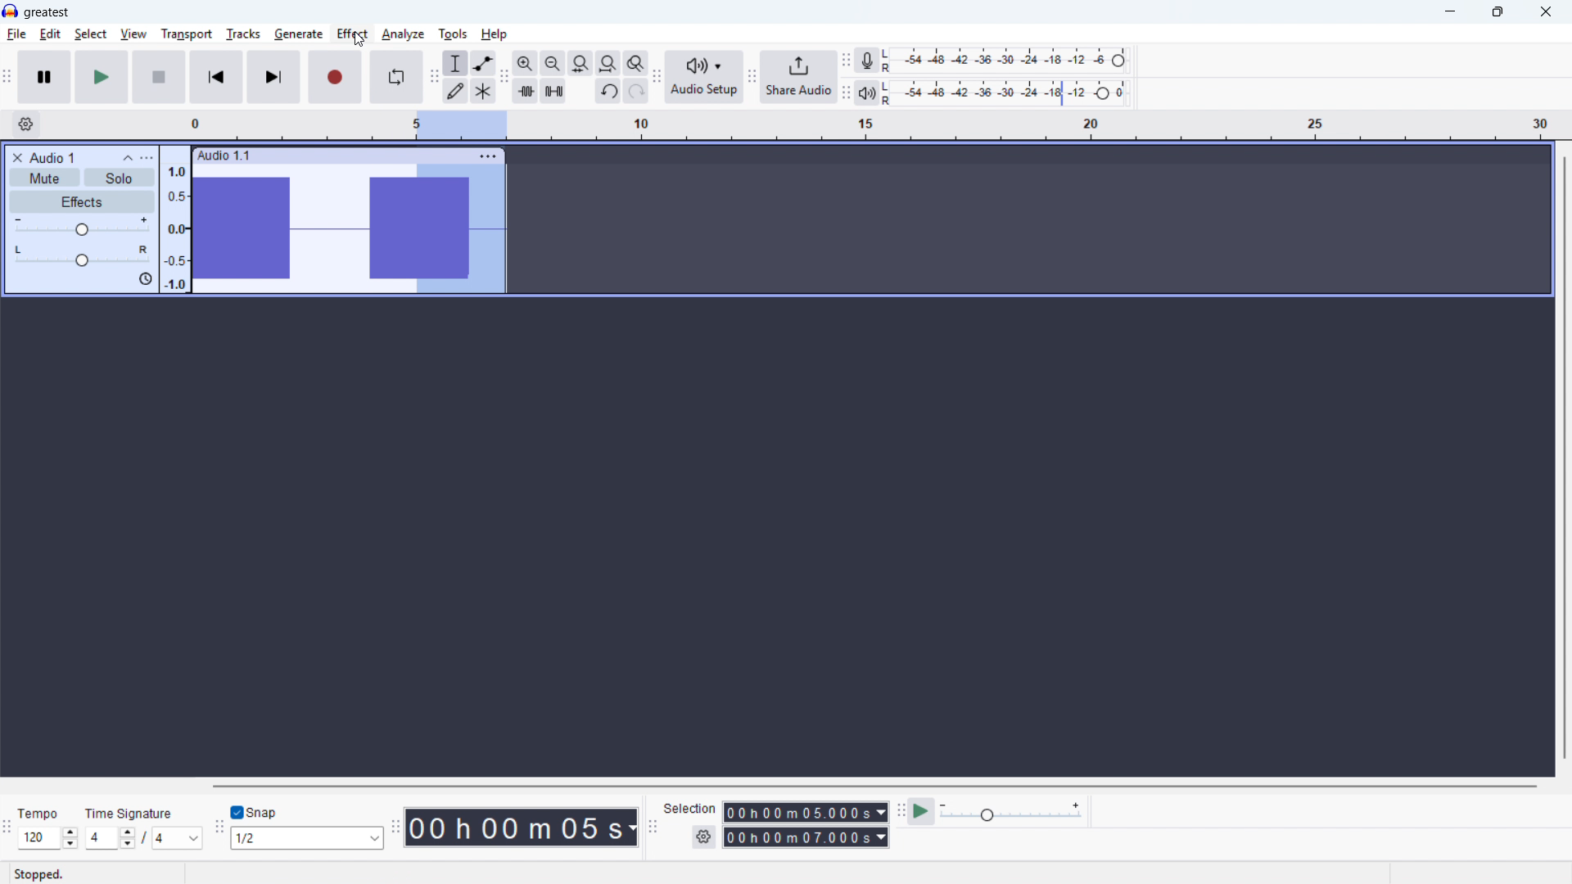 The image size is (1572, 884). Describe the element at coordinates (798, 77) in the screenshot. I see `Share audio ` at that location.